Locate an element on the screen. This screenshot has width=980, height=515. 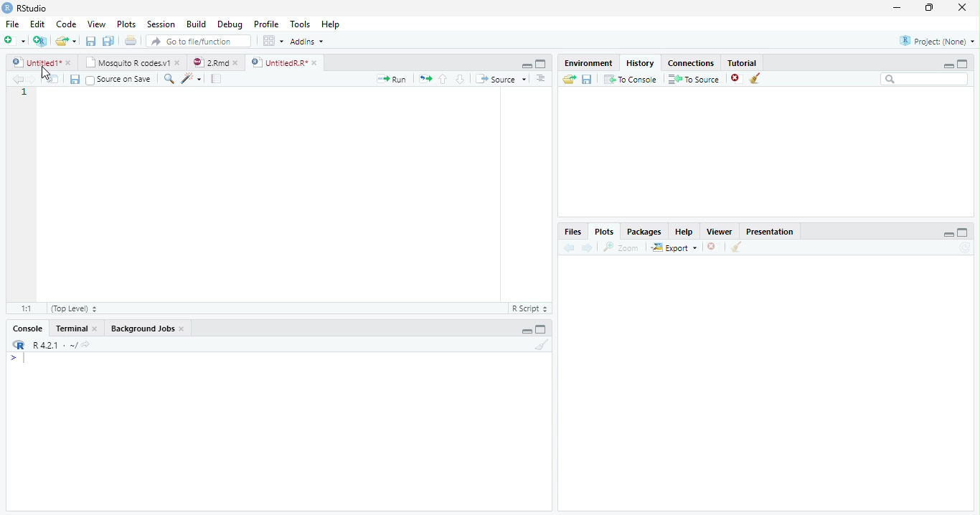
Debug is located at coordinates (230, 24).